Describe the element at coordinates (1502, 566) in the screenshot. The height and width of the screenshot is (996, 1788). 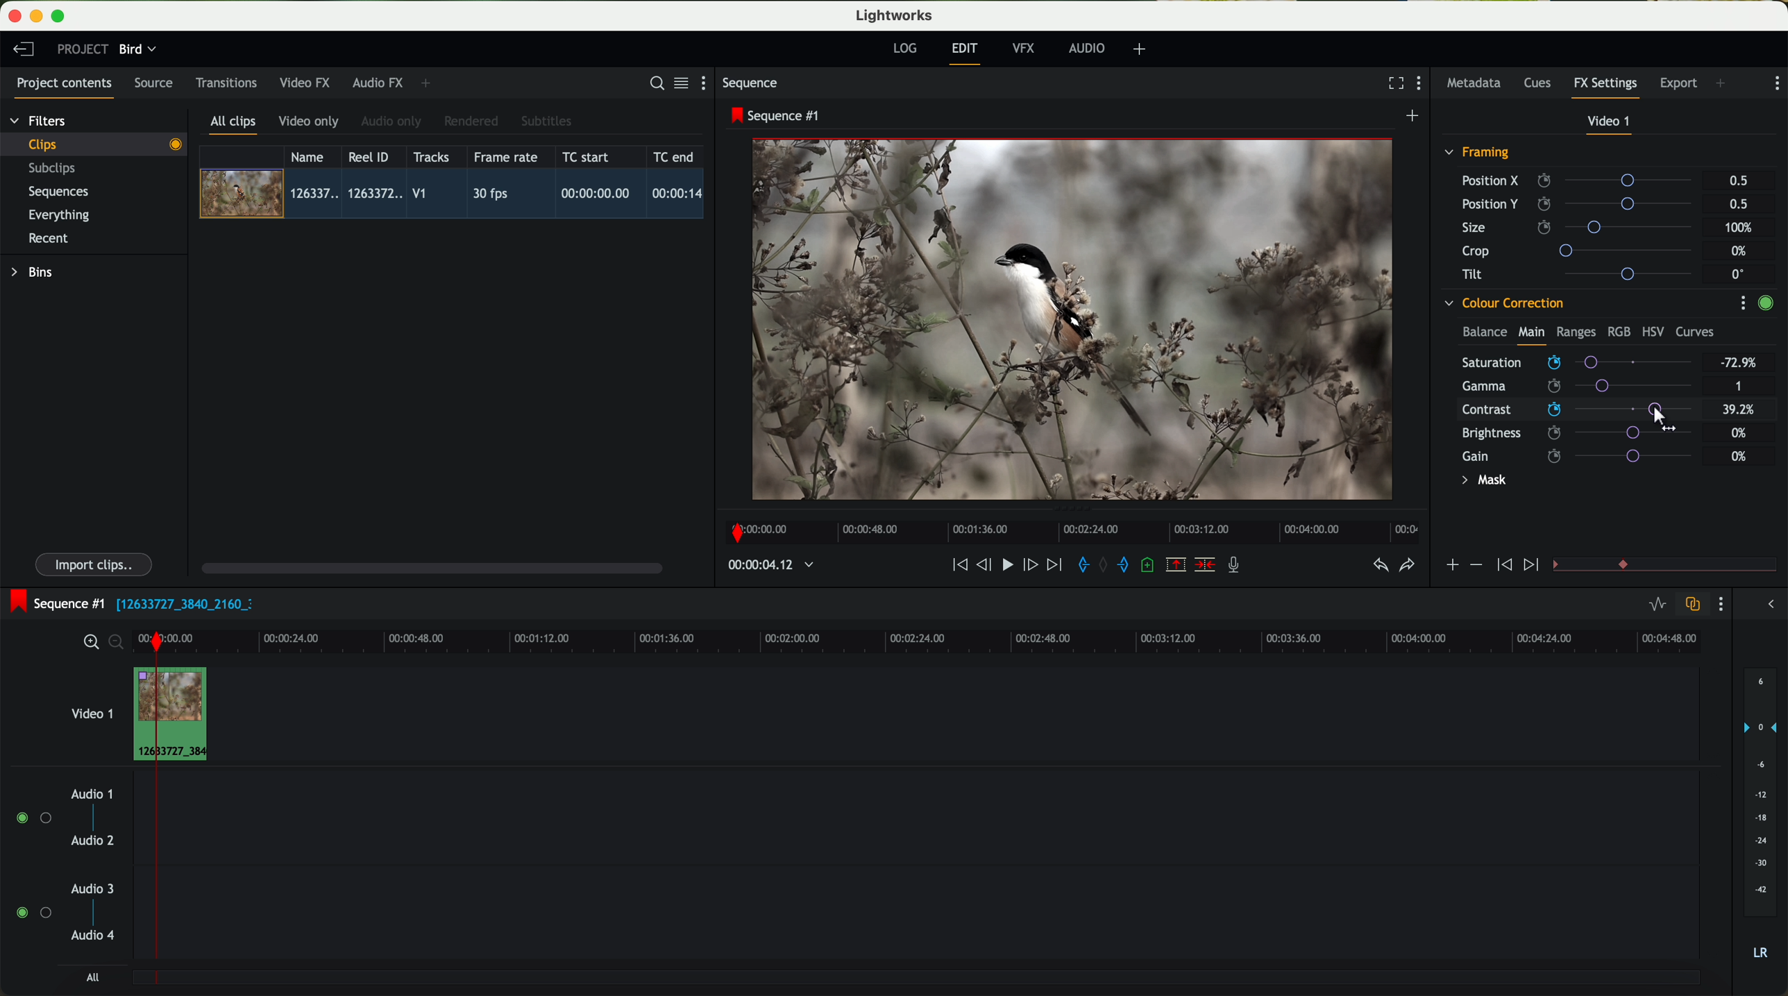
I see `icon` at that location.